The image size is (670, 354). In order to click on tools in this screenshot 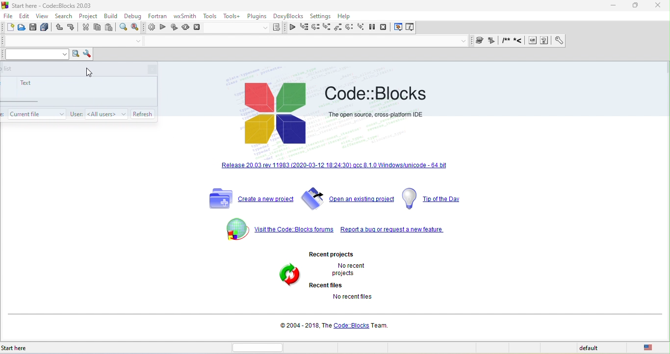, I will do `click(210, 16)`.